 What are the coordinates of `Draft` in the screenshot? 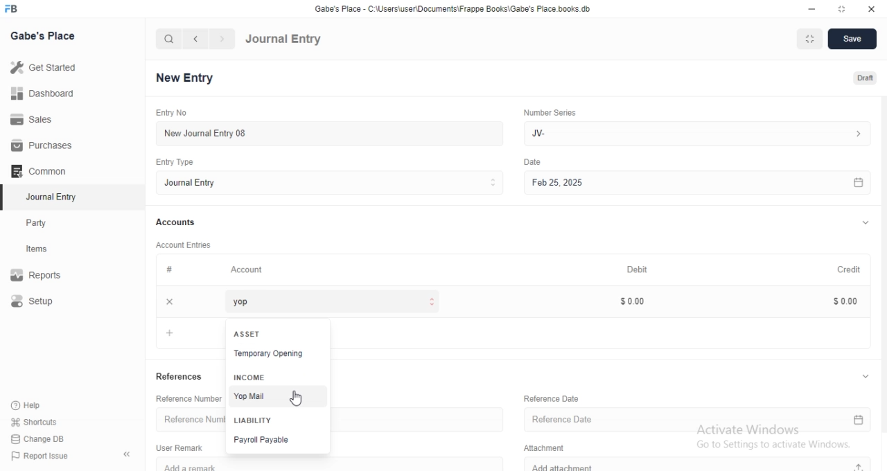 It's located at (858, 77).